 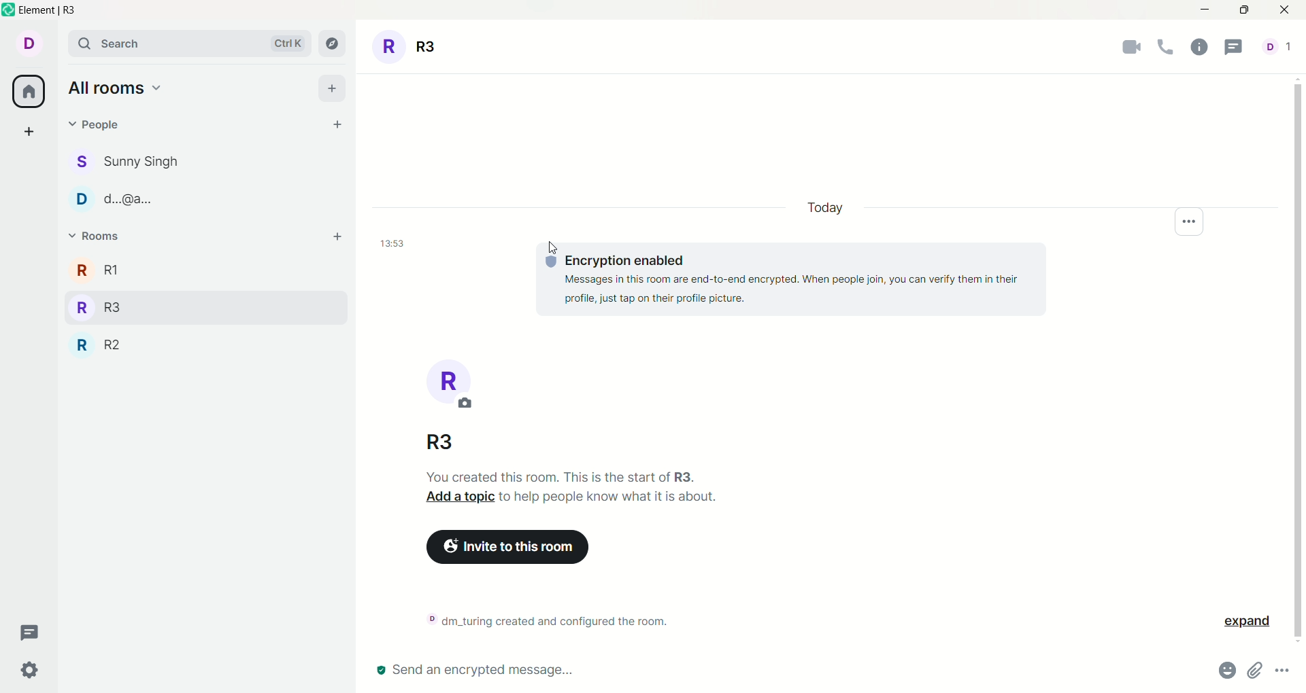 What do you see at coordinates (337, 124) in the screenshot?
I see `start chat` at bounding box center [337, 124].